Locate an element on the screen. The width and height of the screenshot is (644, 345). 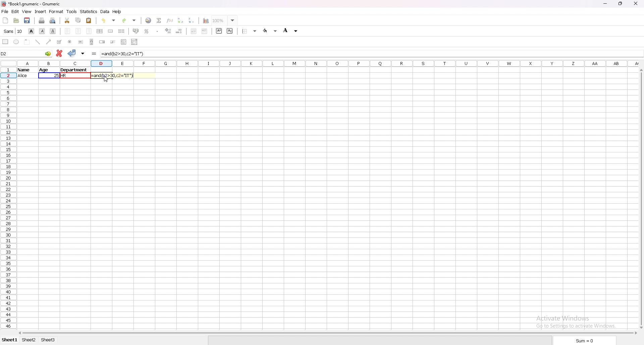
cancel changes is located at coordinates (59, 53).